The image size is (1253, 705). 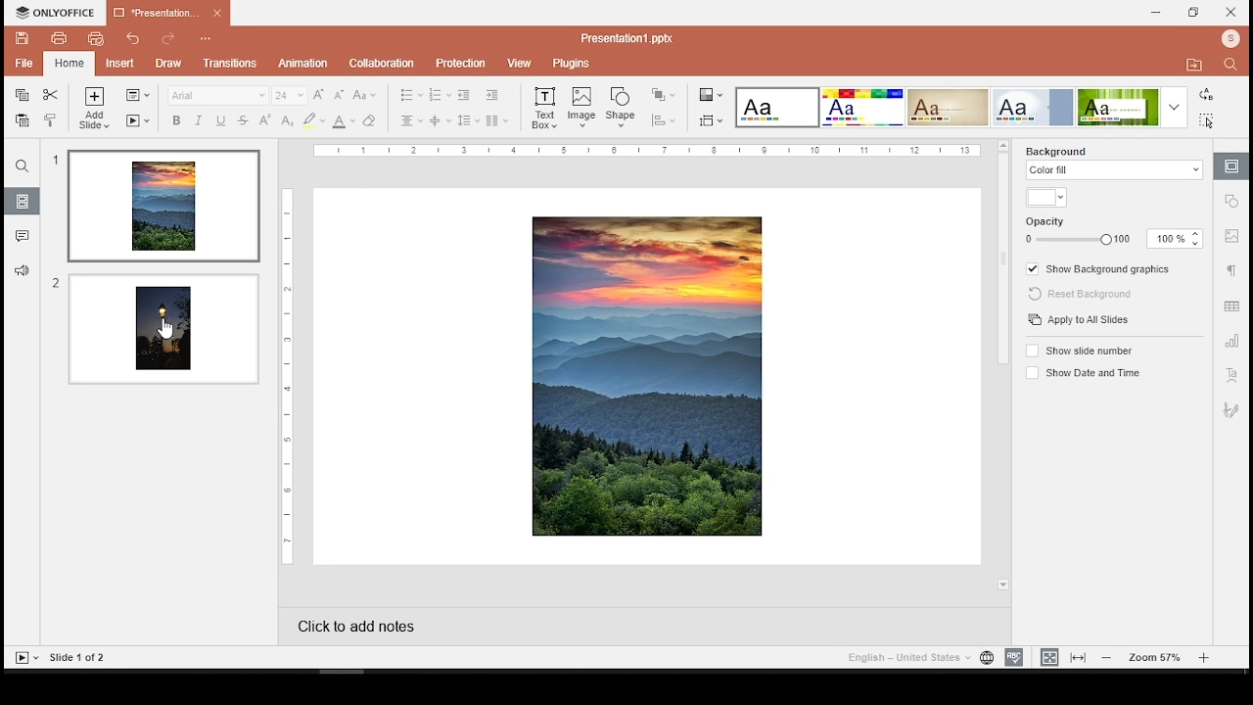 I want to click on search, so click(x=1233, y=68).